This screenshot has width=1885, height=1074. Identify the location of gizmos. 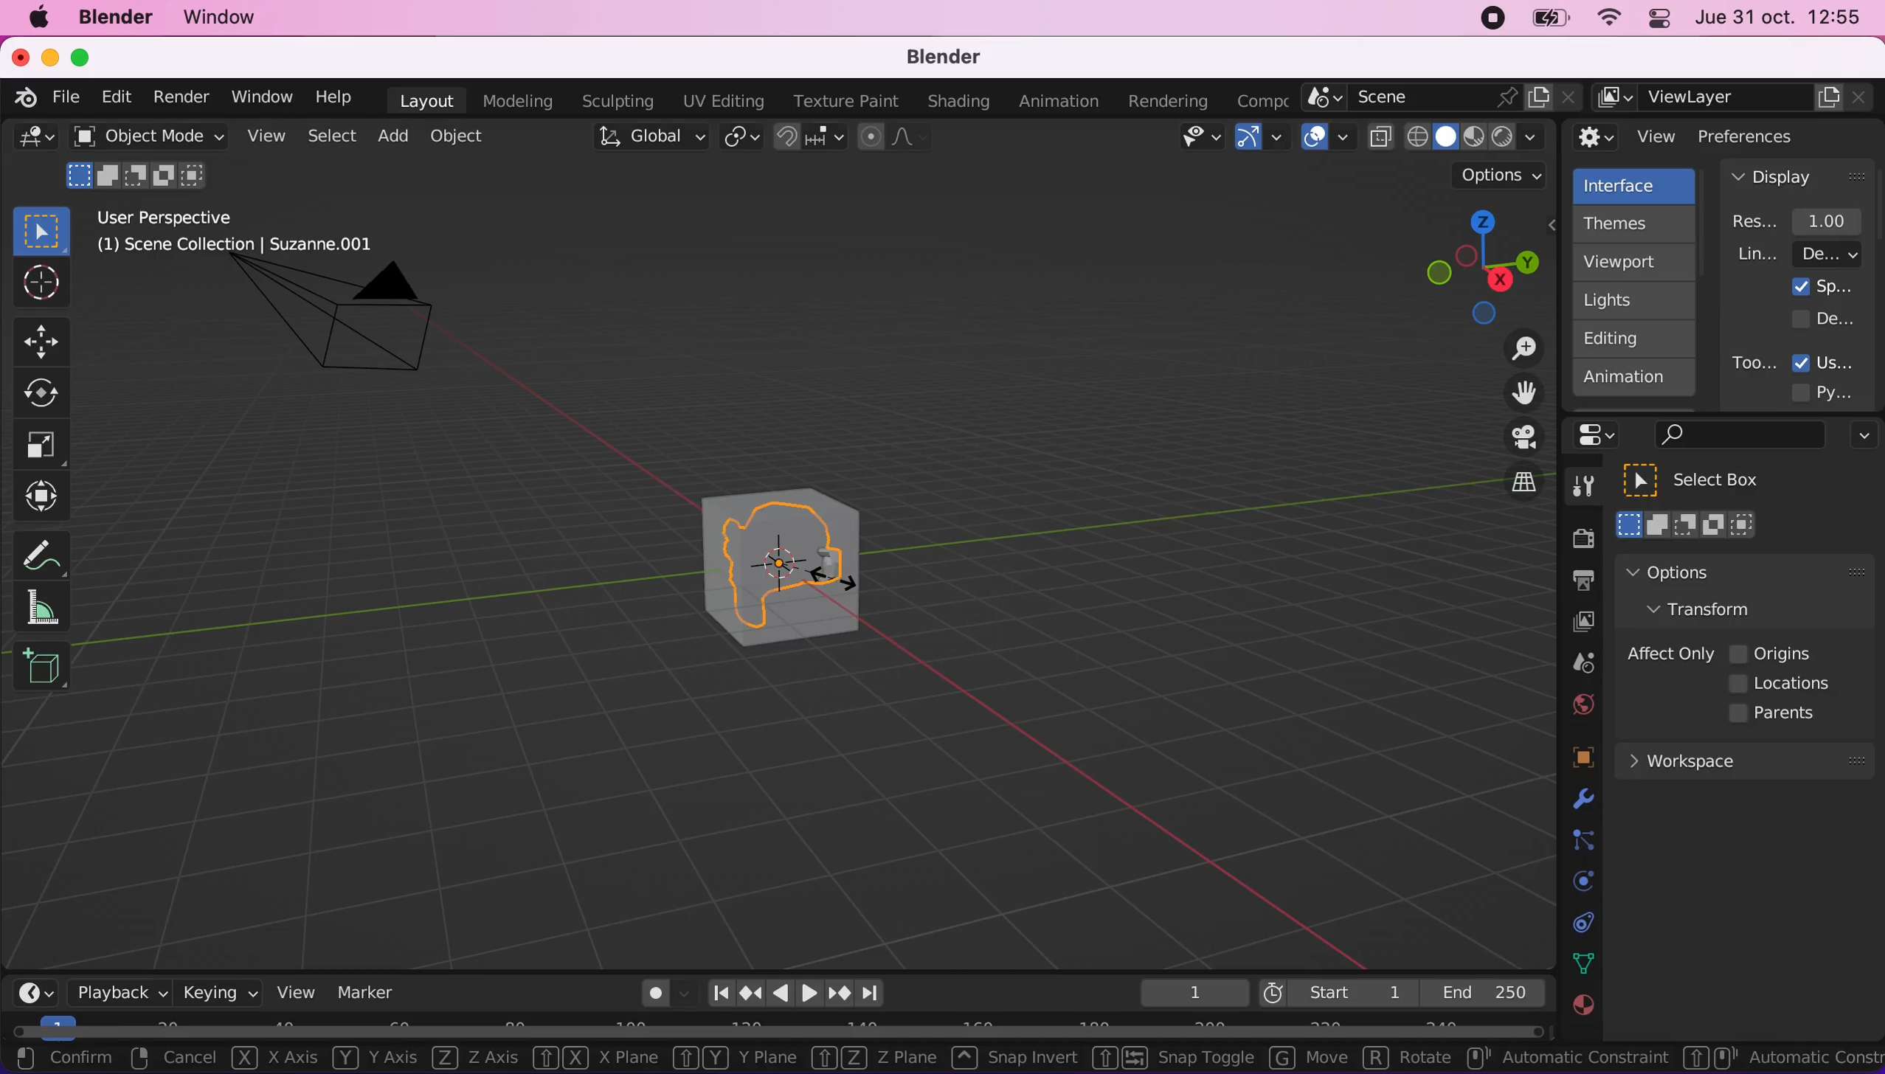
(1261, 142).